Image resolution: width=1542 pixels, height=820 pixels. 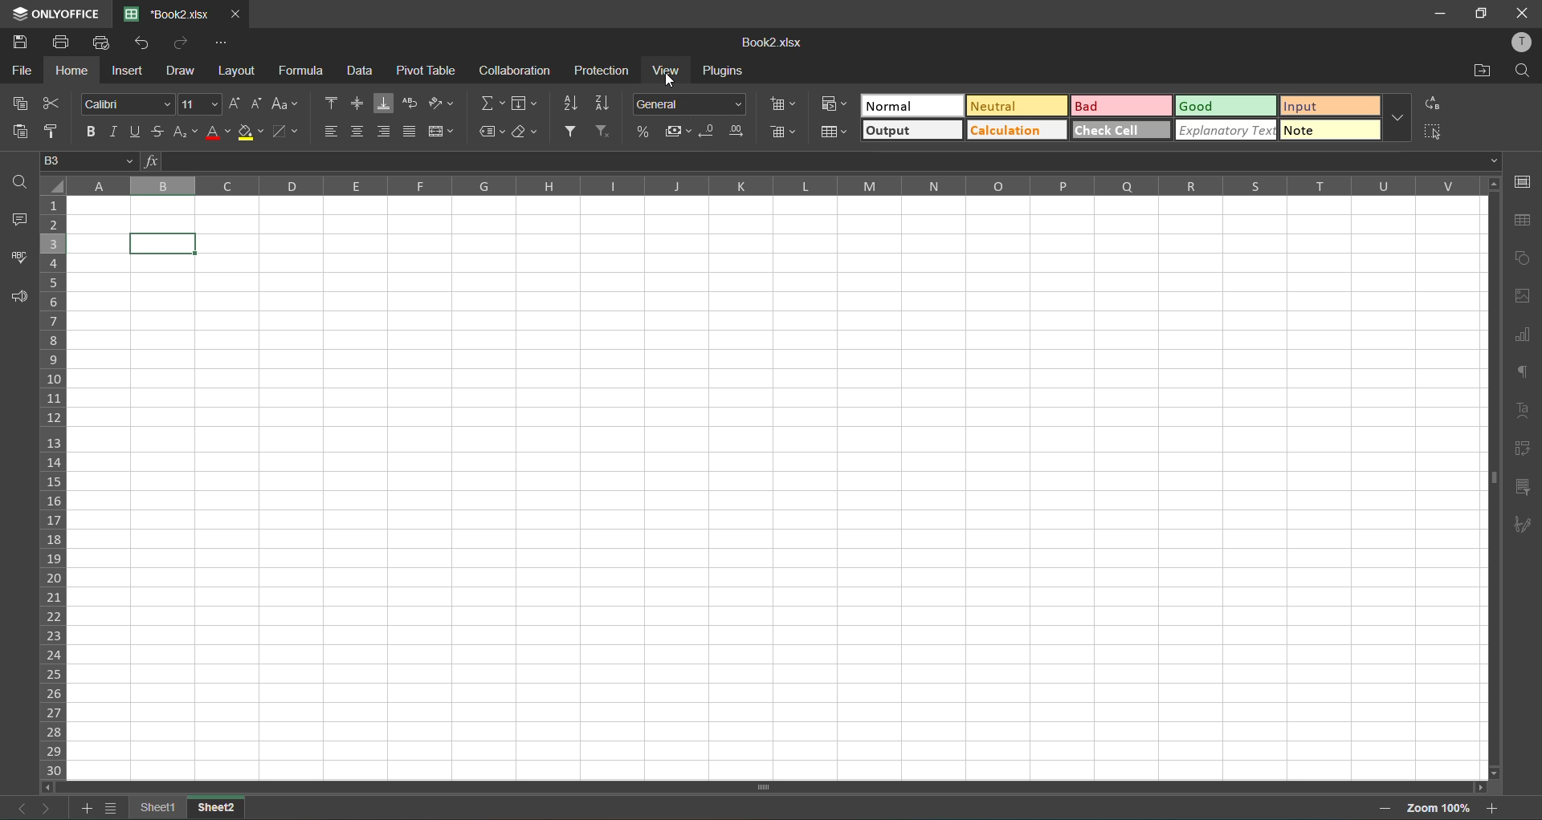 I want to click on customize quick access toolbar, so click(x=221, y=43).